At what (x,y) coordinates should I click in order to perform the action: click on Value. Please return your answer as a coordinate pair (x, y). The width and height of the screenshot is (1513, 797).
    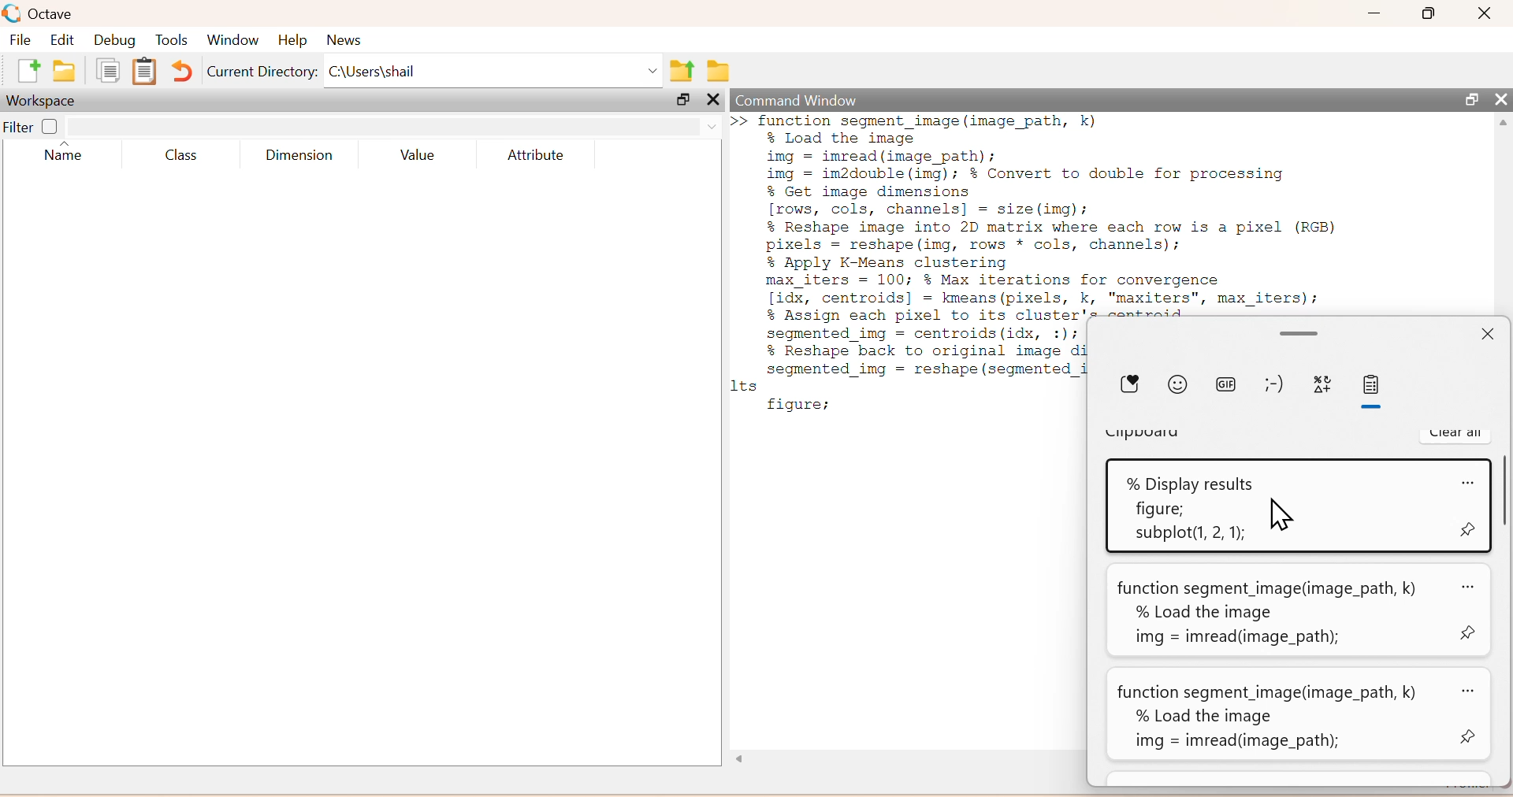
    Looking at the image, I should click on (418, 157).